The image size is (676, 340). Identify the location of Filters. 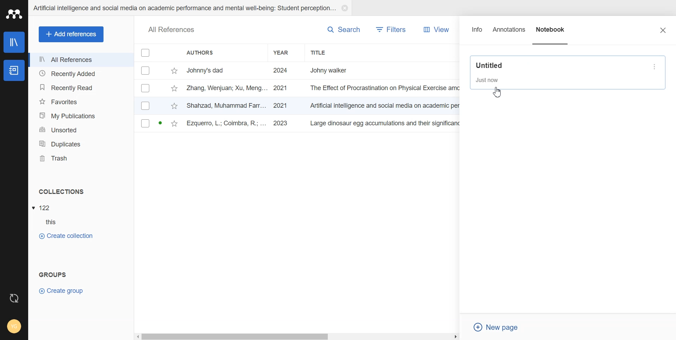
(392, 30).